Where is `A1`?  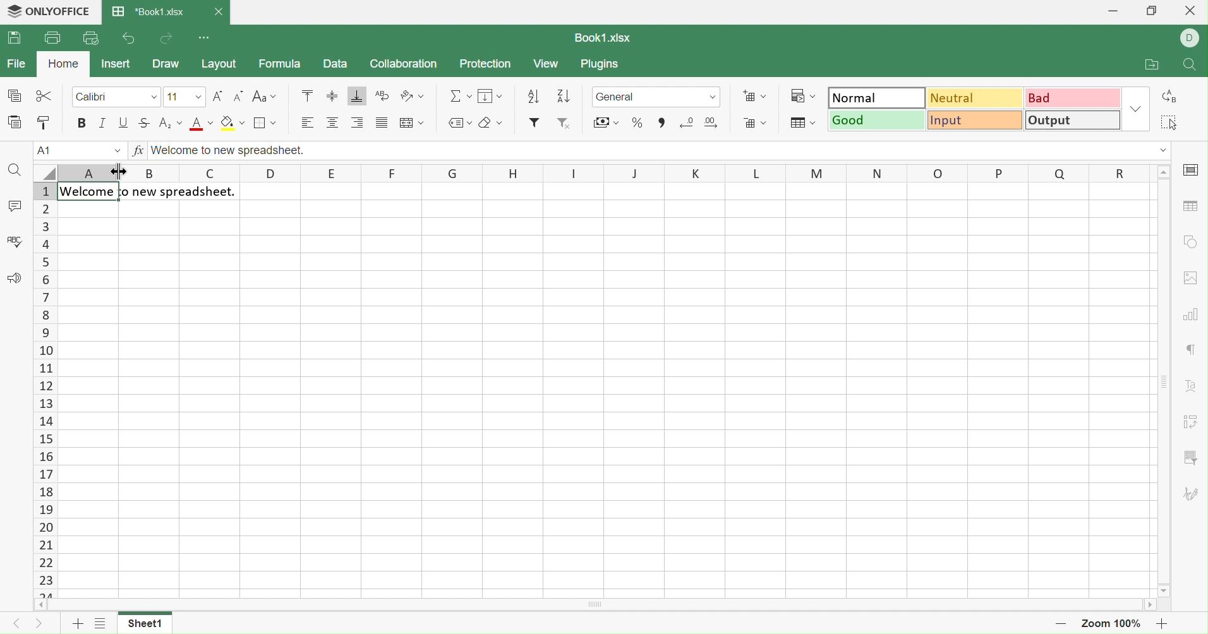 A1 is located at coordinates (77, 150).